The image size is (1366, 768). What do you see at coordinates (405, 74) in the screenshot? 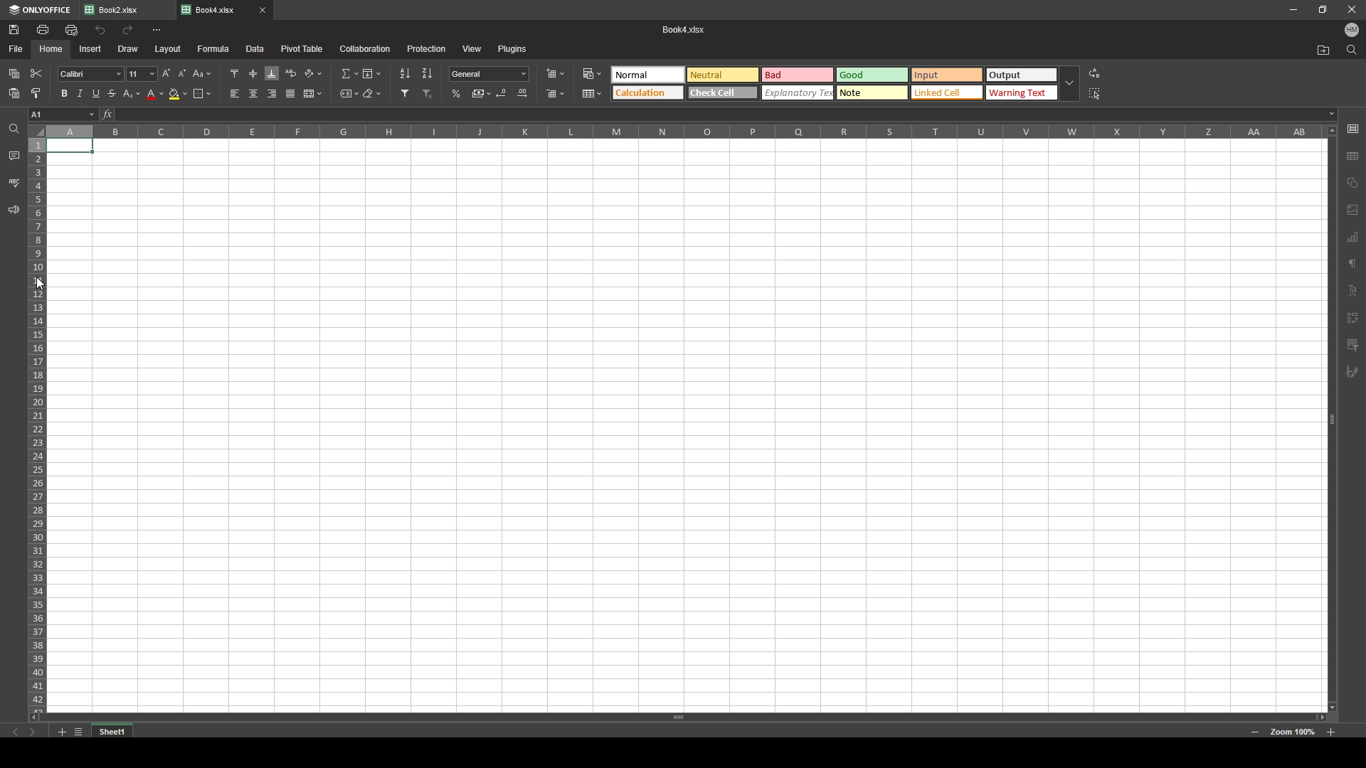
I see `sort ascending` at bounding box center [405, 74].